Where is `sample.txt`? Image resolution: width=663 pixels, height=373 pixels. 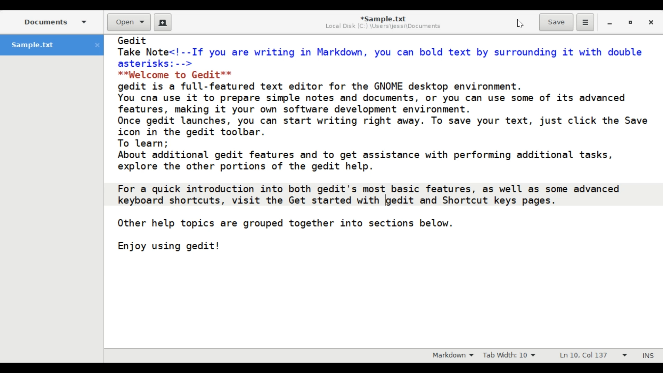 sample.txt is located at coordinates (45, 45).